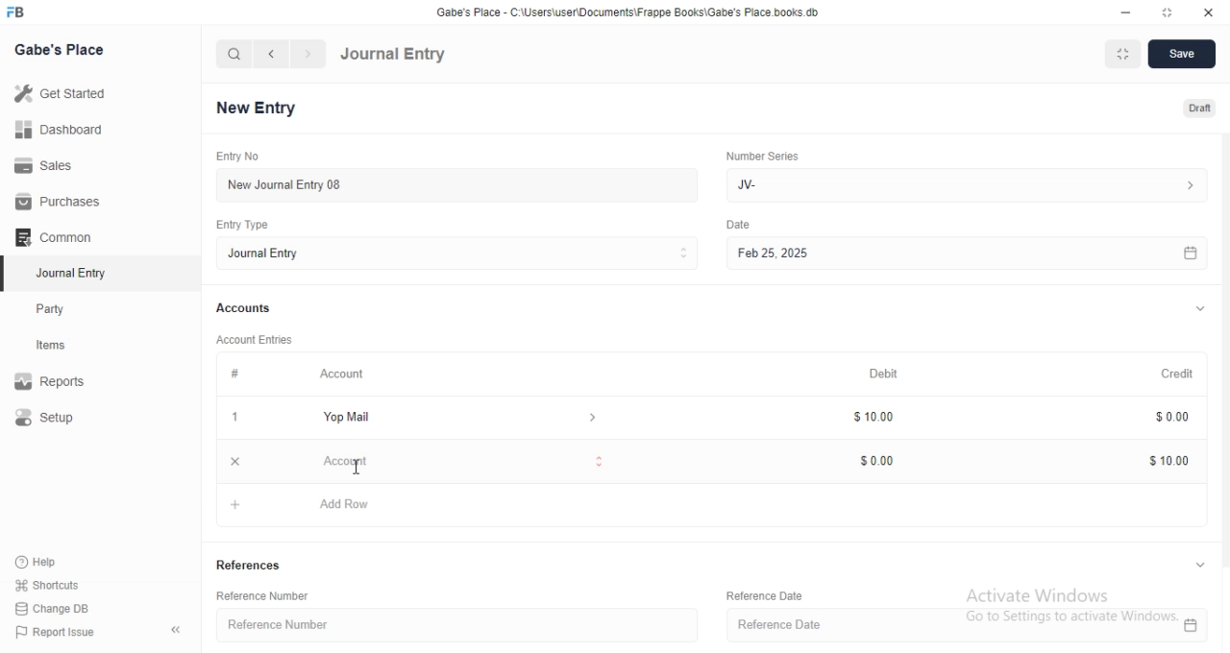 The width and height of the screenshot is (1230, 653). What do you see at coordinates (1163, 417) in the screenshot?
I see `$0.00` at bounding box center [1163, 417].